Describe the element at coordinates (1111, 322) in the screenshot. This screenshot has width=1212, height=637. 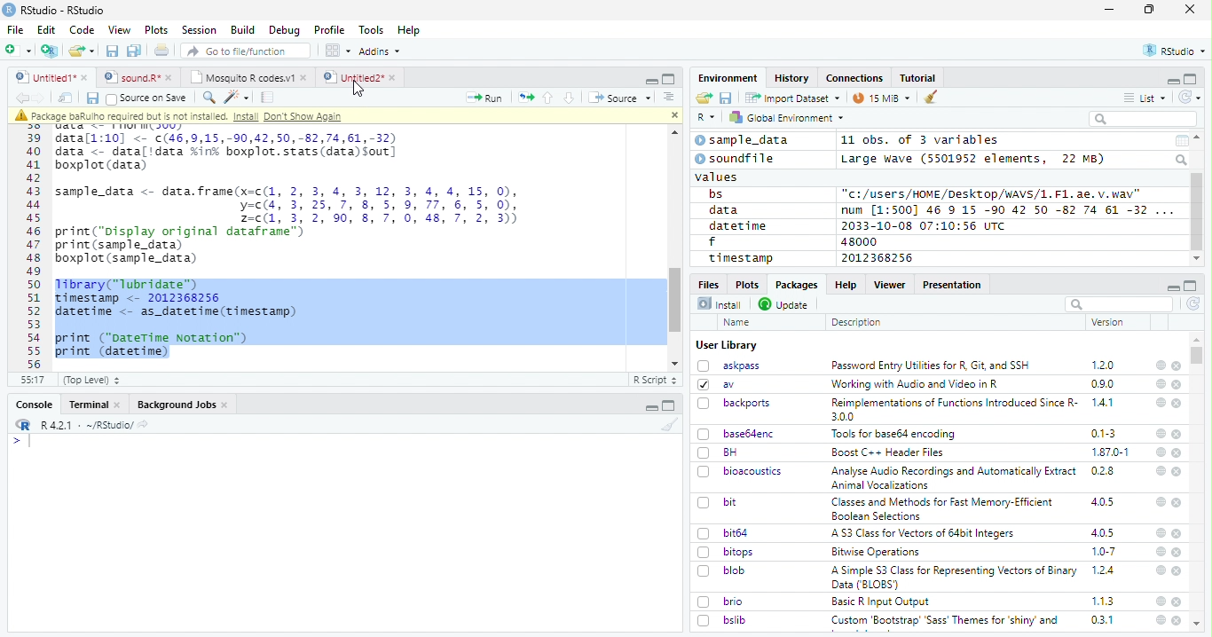
I see `Version` at that location.